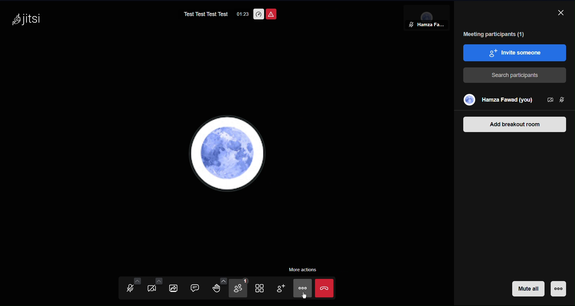 Image resolution: width=575 pixels, height=306 pixels. What do you see at coordinates (303, 289) in the screenshot?
I see `More` at bounding box center [303, 289].